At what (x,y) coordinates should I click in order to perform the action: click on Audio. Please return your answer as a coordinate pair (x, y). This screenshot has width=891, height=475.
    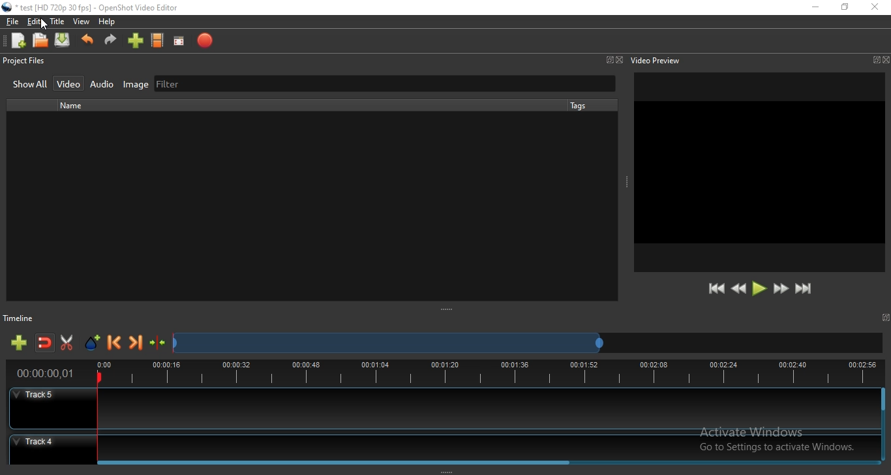
    Looking at the image, I should click on (102, 84).